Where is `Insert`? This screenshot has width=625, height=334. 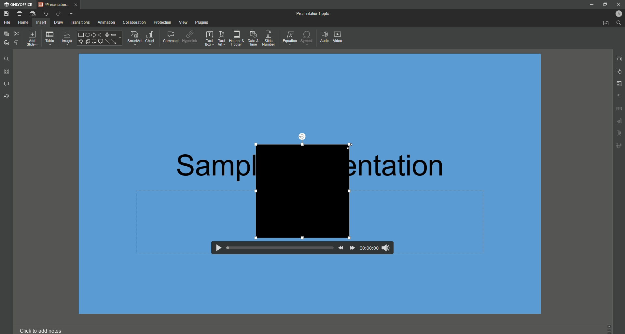
Insert is located at coordinates (41, 22).